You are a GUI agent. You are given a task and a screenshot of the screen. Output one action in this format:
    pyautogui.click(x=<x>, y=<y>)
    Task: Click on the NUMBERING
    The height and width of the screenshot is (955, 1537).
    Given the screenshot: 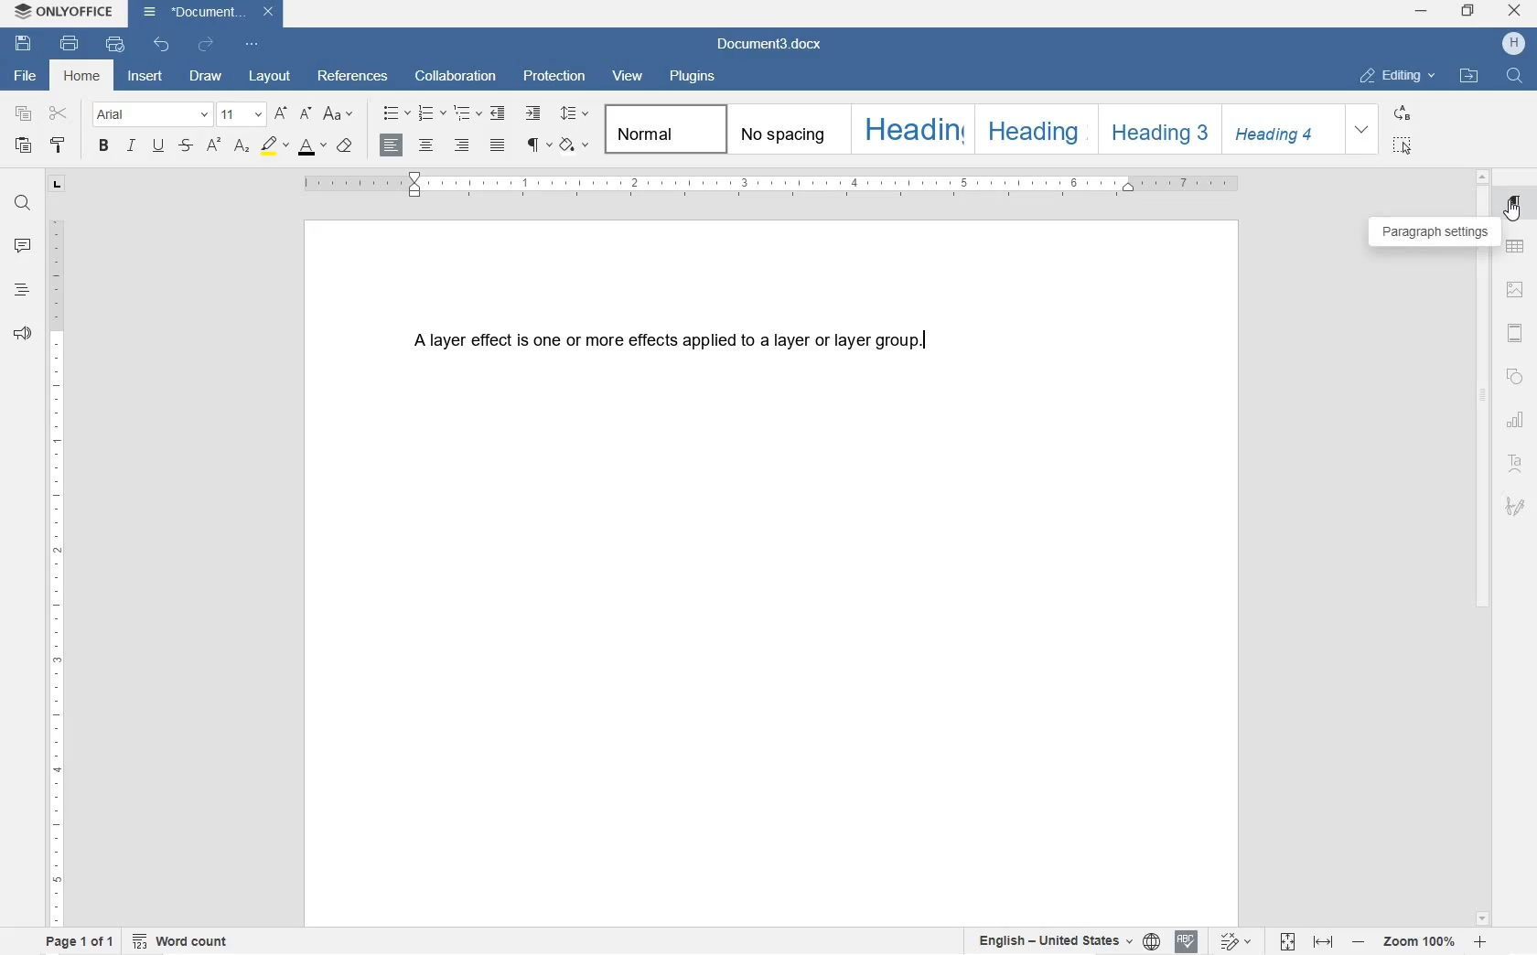 What is the action you would take?
    pyautogui.click(x=431, y=112)
    